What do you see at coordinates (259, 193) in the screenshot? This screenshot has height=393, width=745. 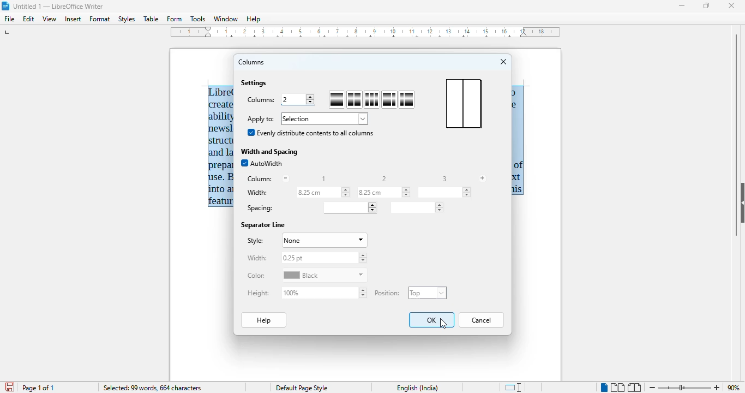 I see `width` at bounding box center [259, 193].